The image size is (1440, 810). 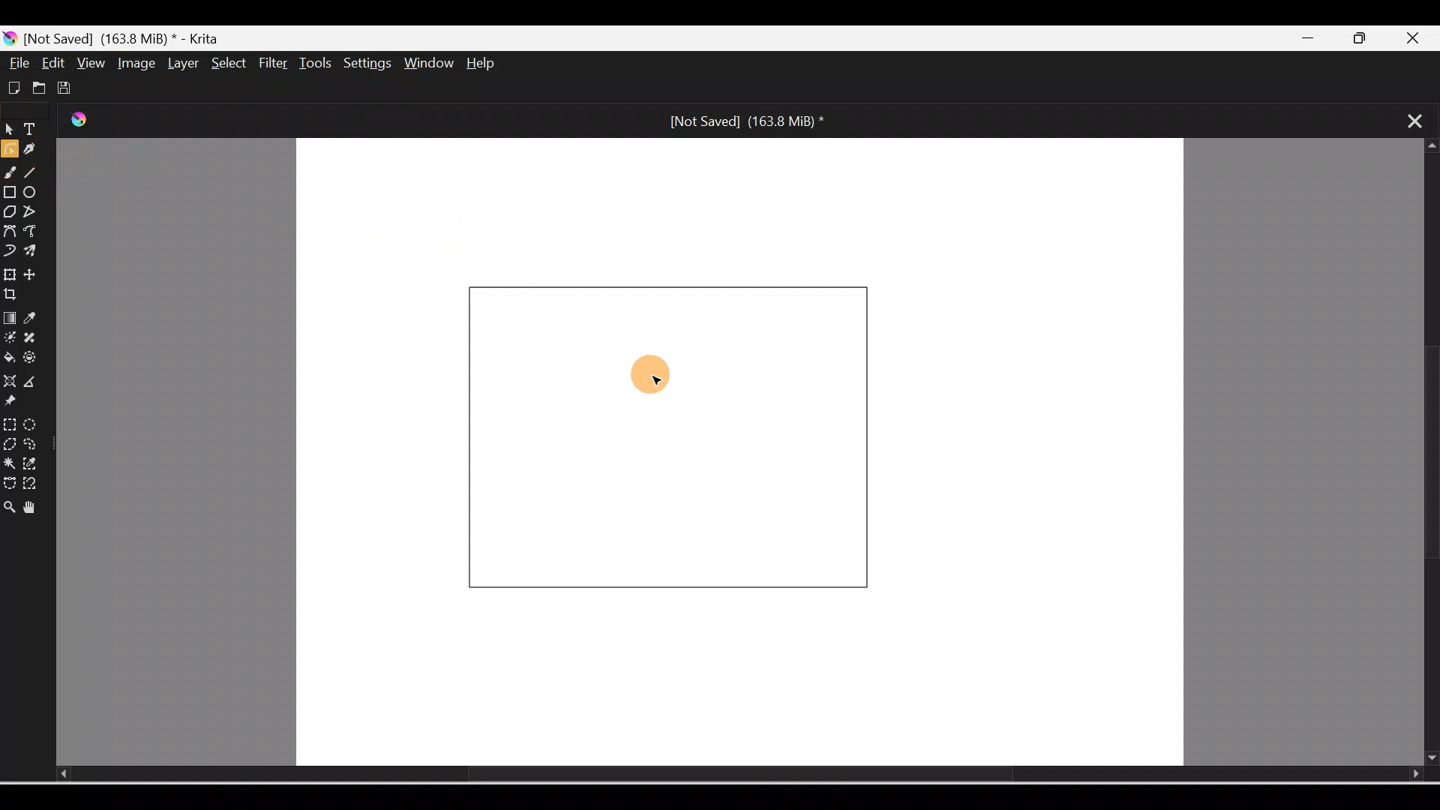 I want to click on Tools, so click(x=318, y=63).